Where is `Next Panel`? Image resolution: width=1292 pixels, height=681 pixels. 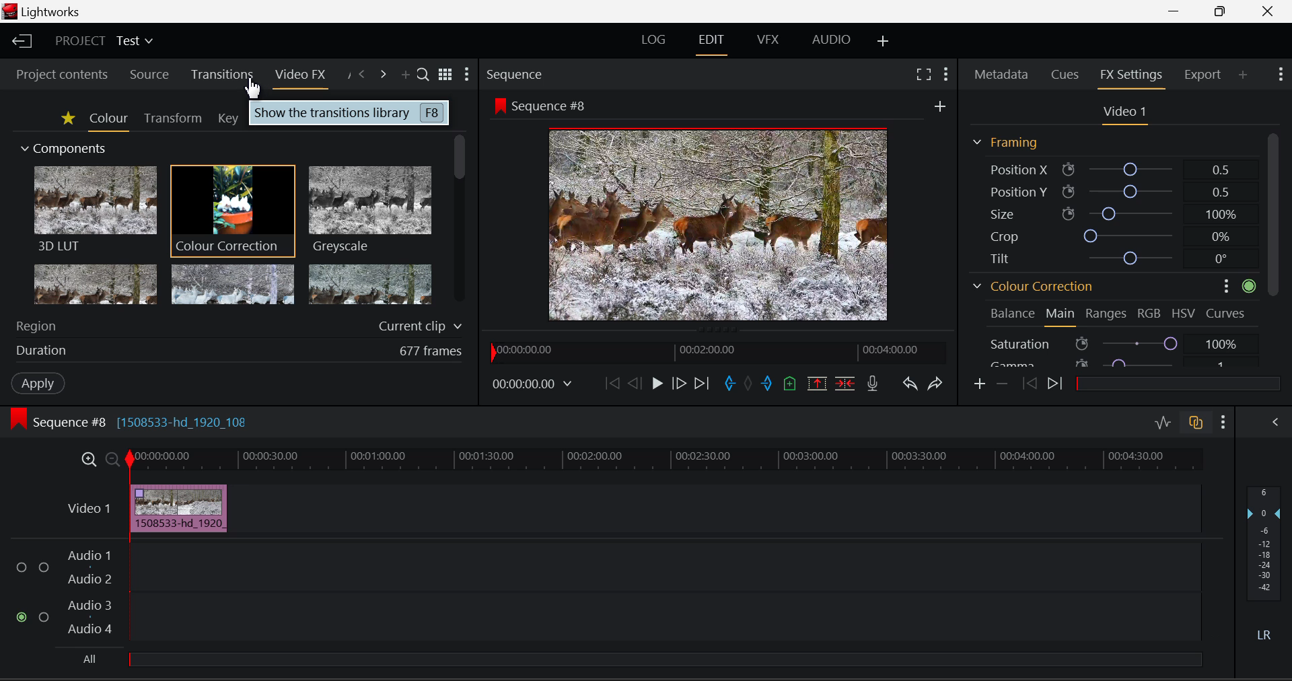
Next Panel is located at coordinates (383, 73).